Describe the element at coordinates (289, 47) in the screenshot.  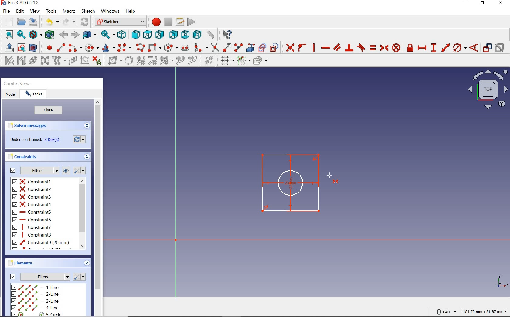
I see `constraint coincident` at that location.